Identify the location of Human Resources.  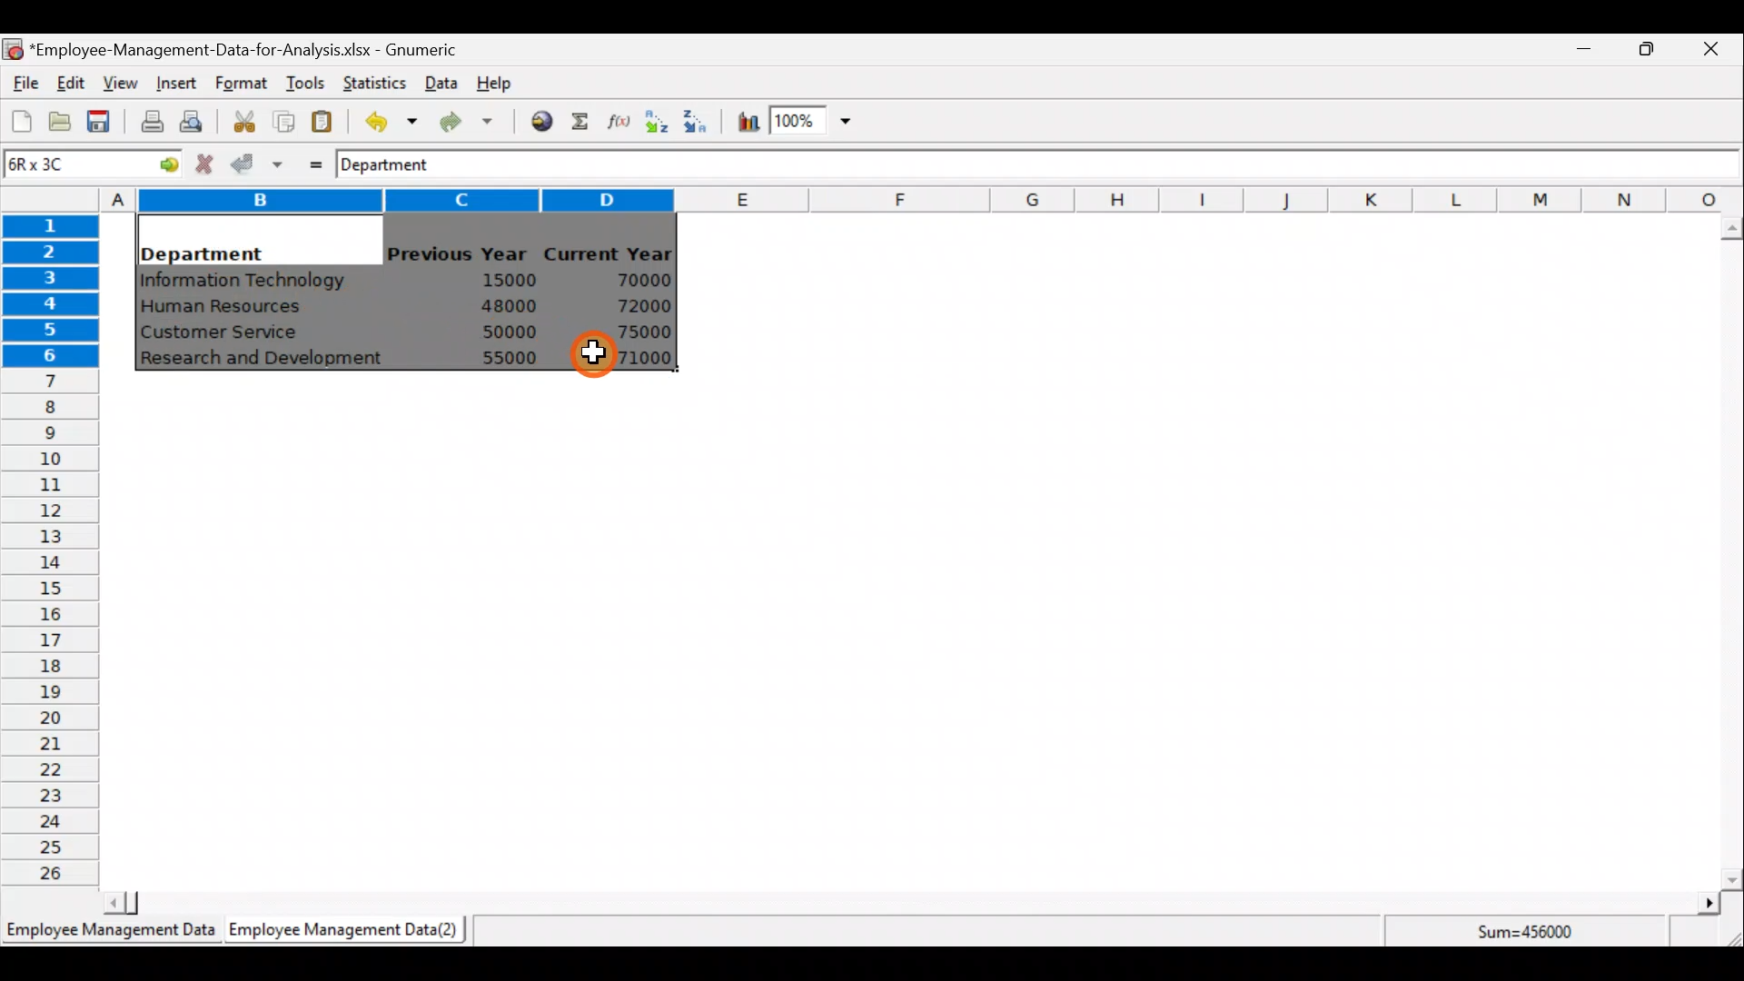
(230, 308).